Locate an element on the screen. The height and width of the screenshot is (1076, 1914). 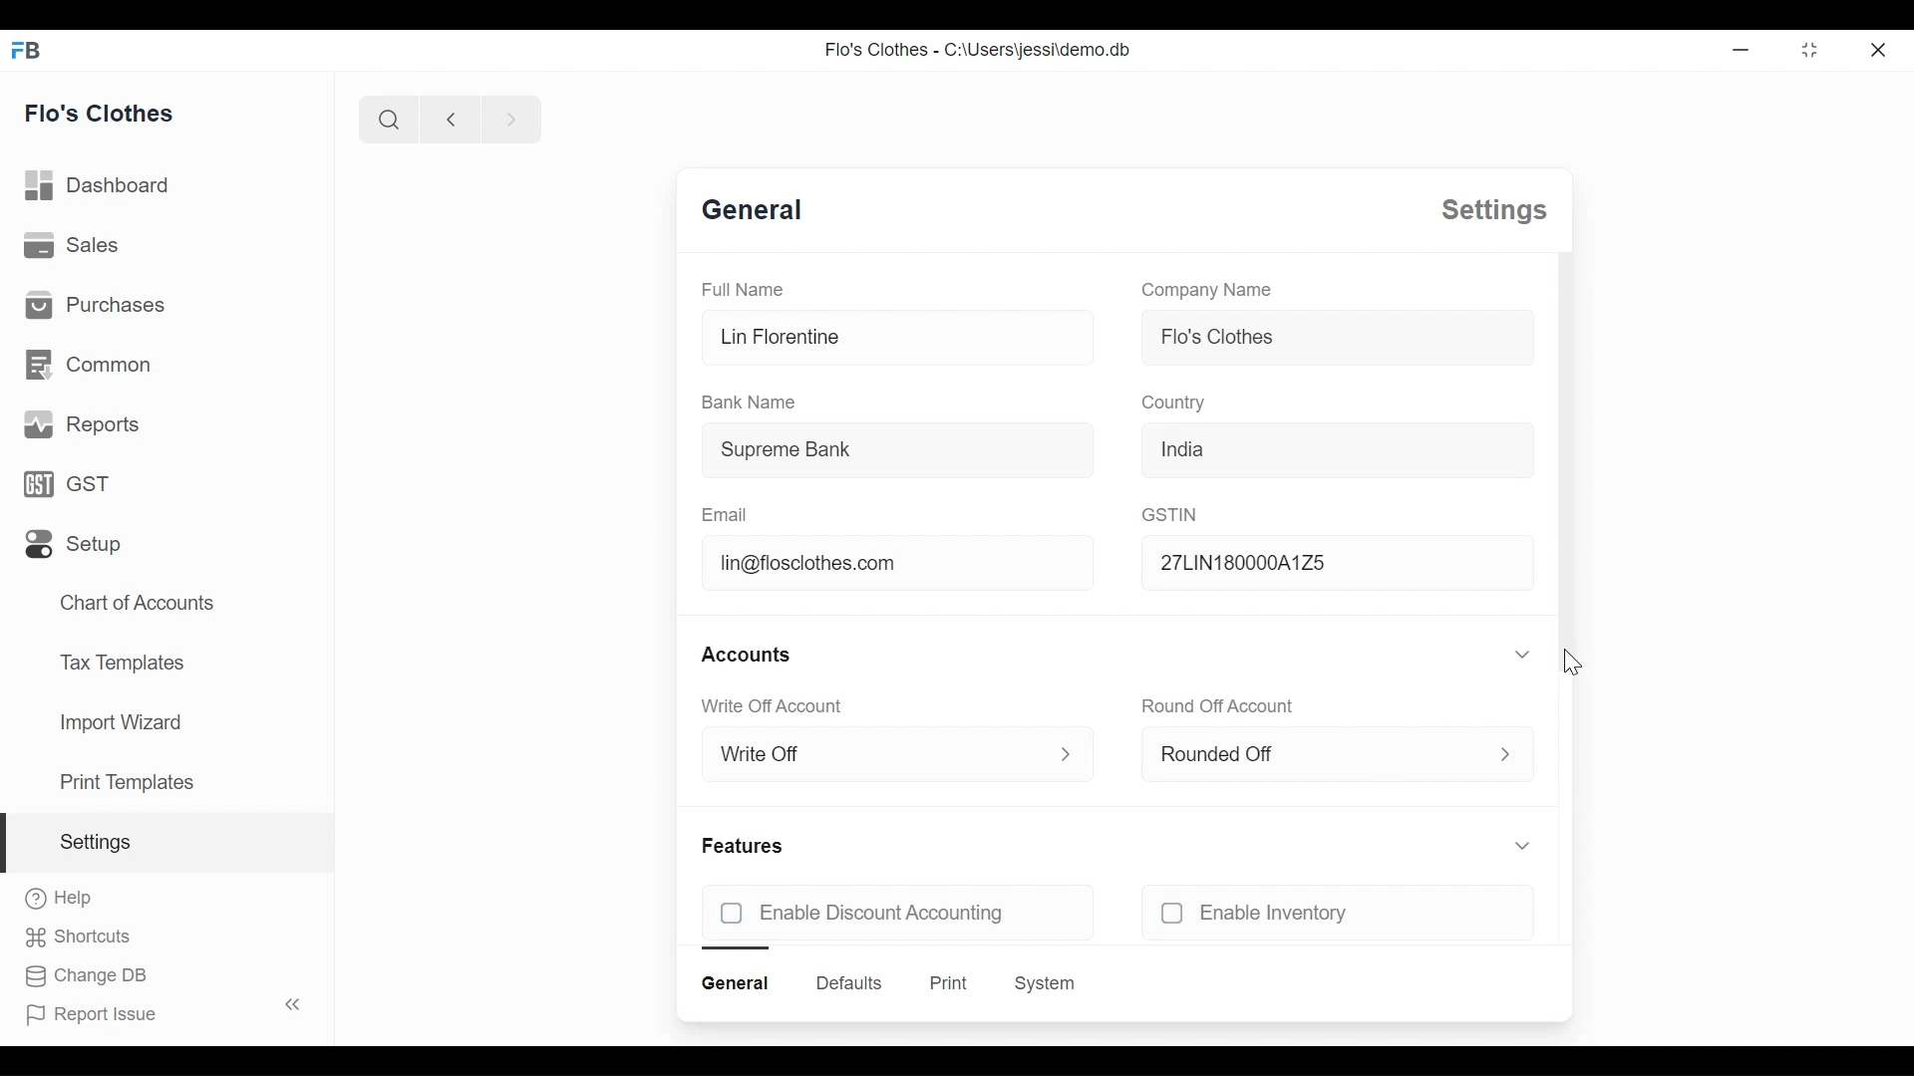
Navigate is located at coordinates (508, 118).